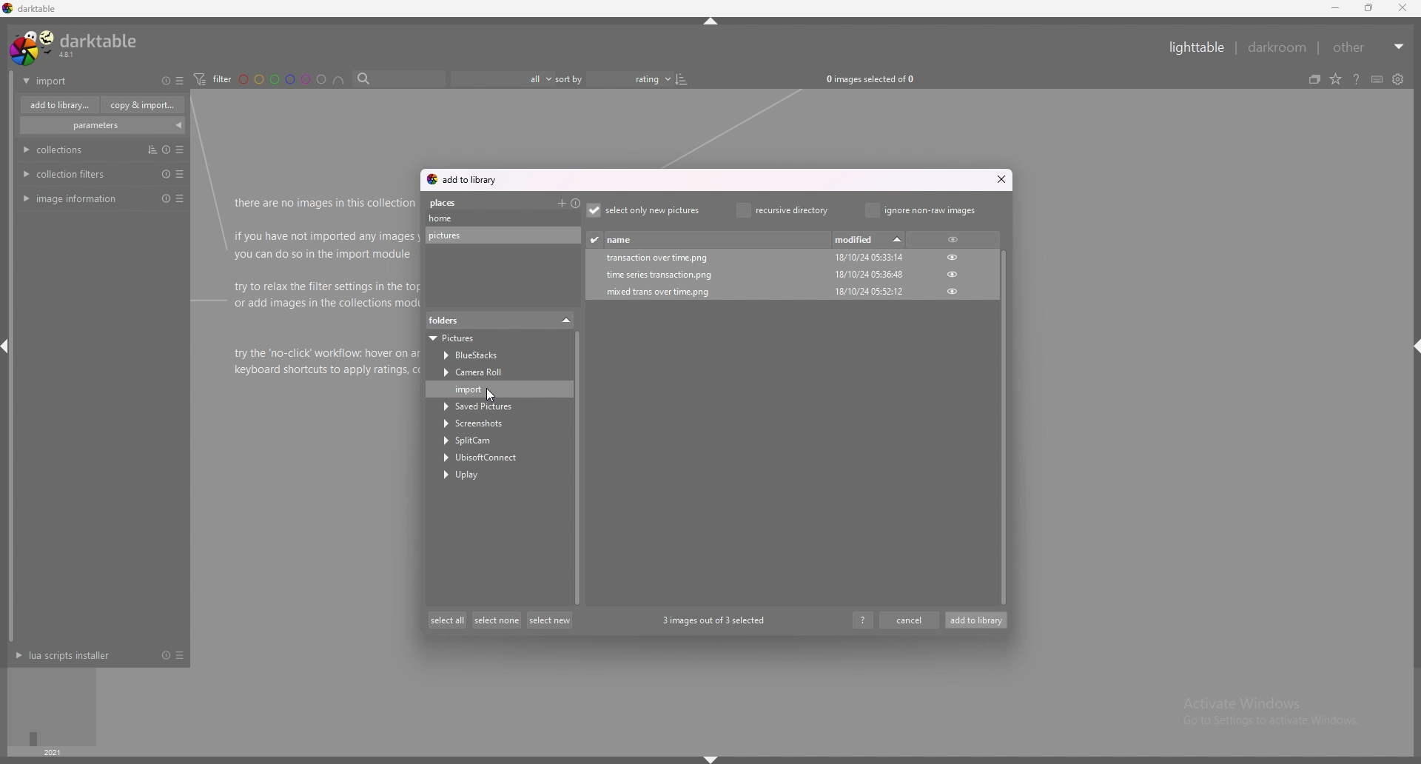 This screenshot has width=1421, height=764. What do you see at coordinates (549, 620) in the screenshot?
I see `select new` at bounding box center [549, 620].